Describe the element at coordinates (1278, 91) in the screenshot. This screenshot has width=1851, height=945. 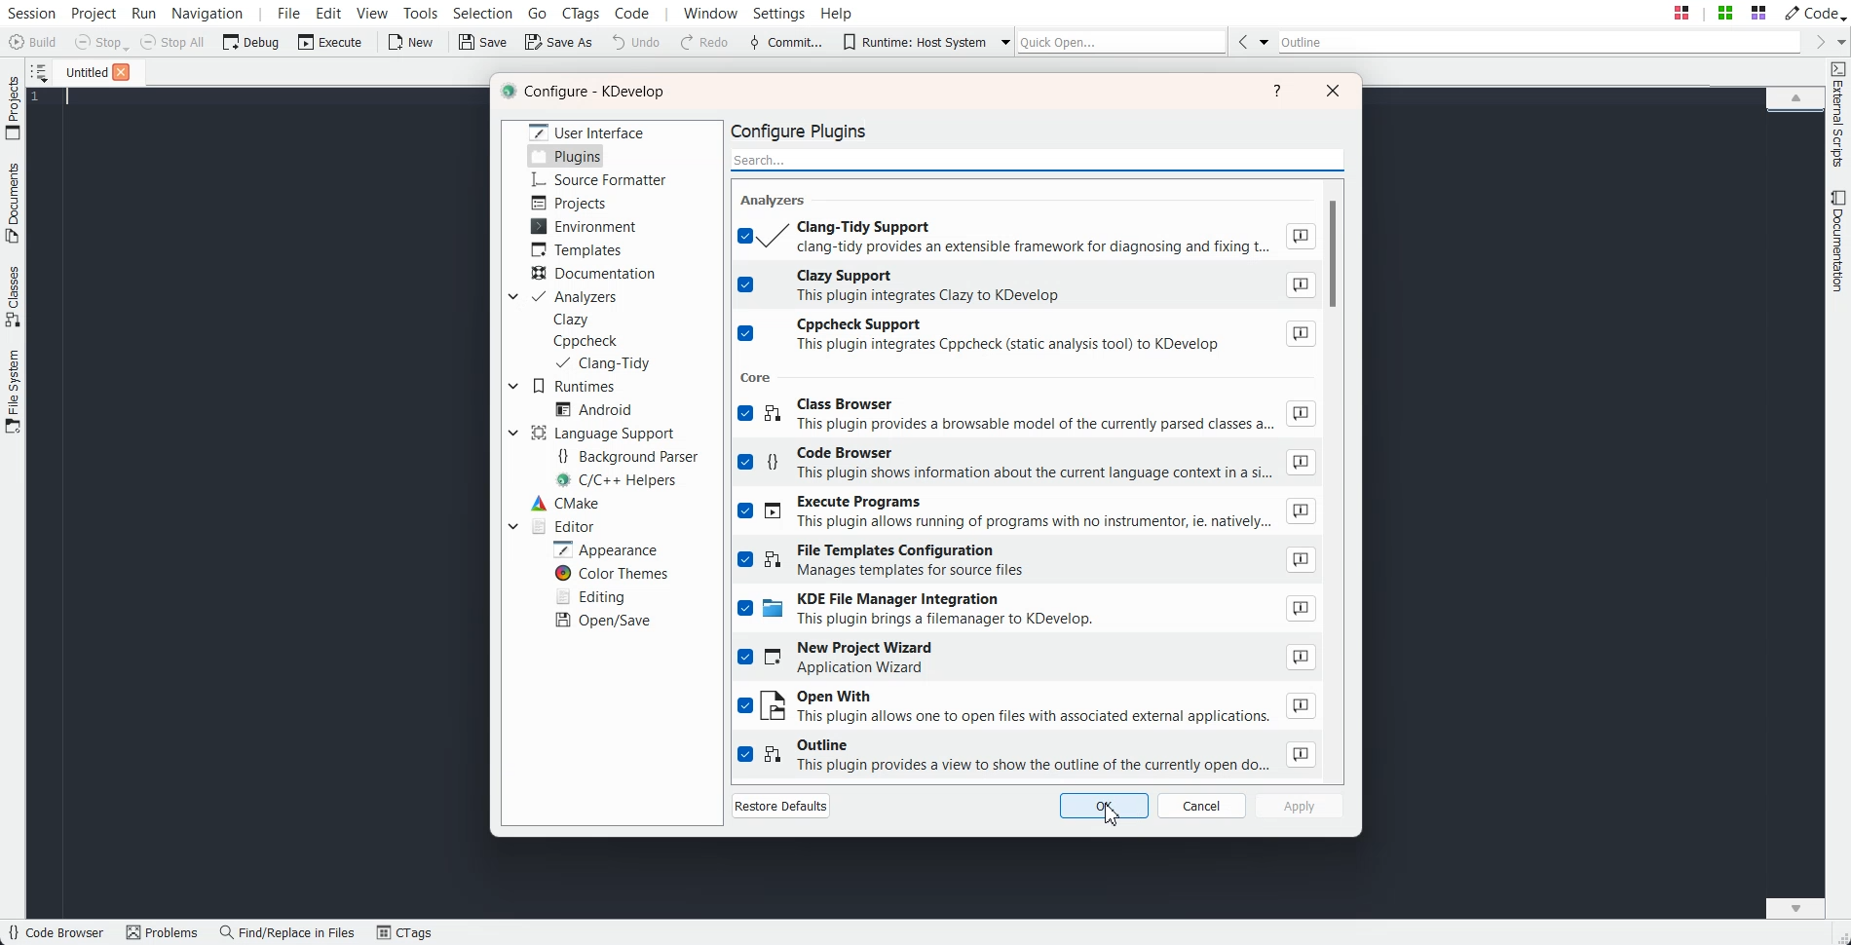
I see `Help` at that location.